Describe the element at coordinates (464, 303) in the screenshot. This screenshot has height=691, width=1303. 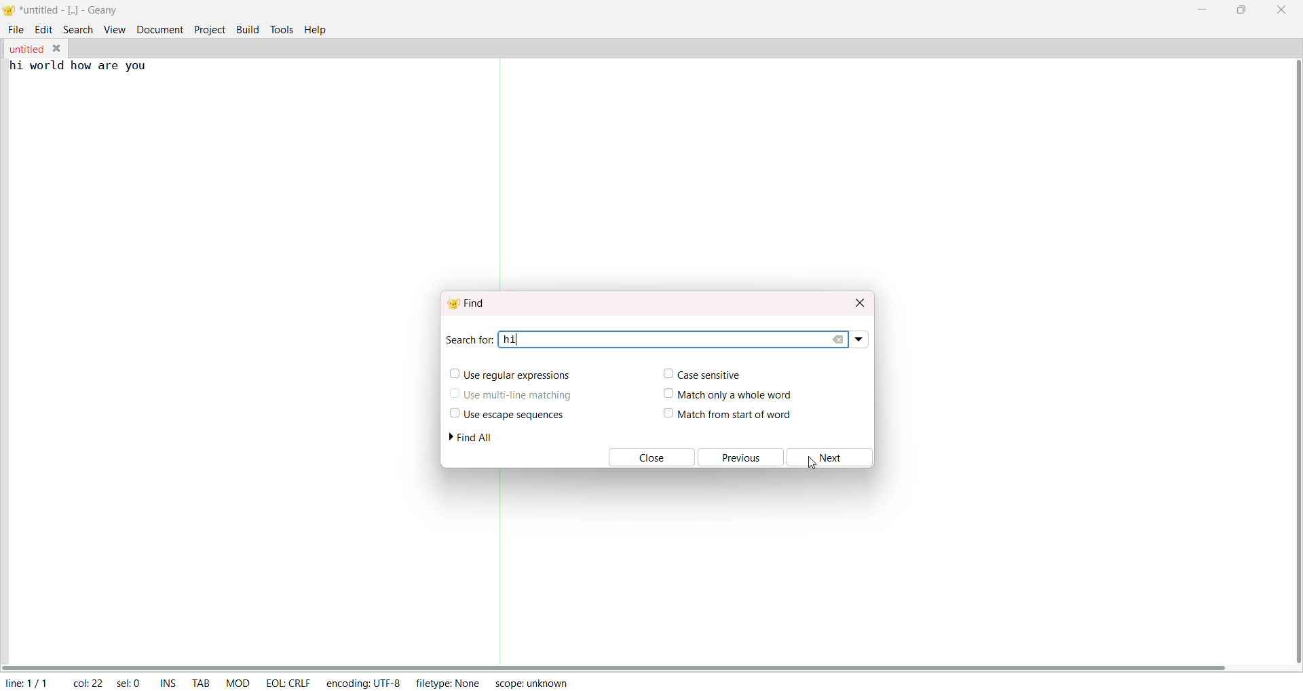
I see `find` at that location.